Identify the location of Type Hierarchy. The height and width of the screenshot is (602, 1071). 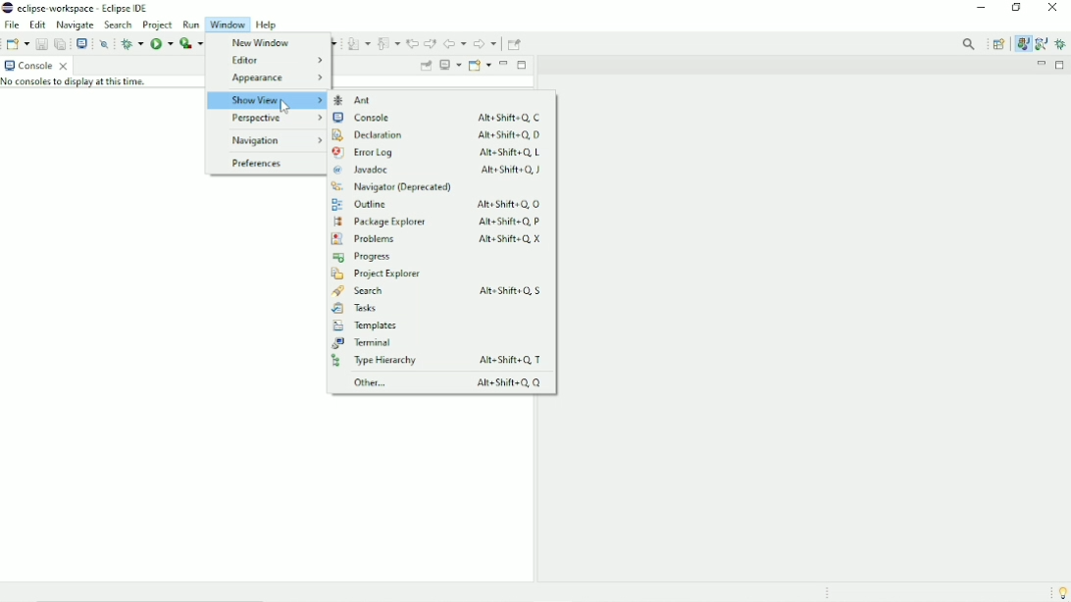
(441, 361).